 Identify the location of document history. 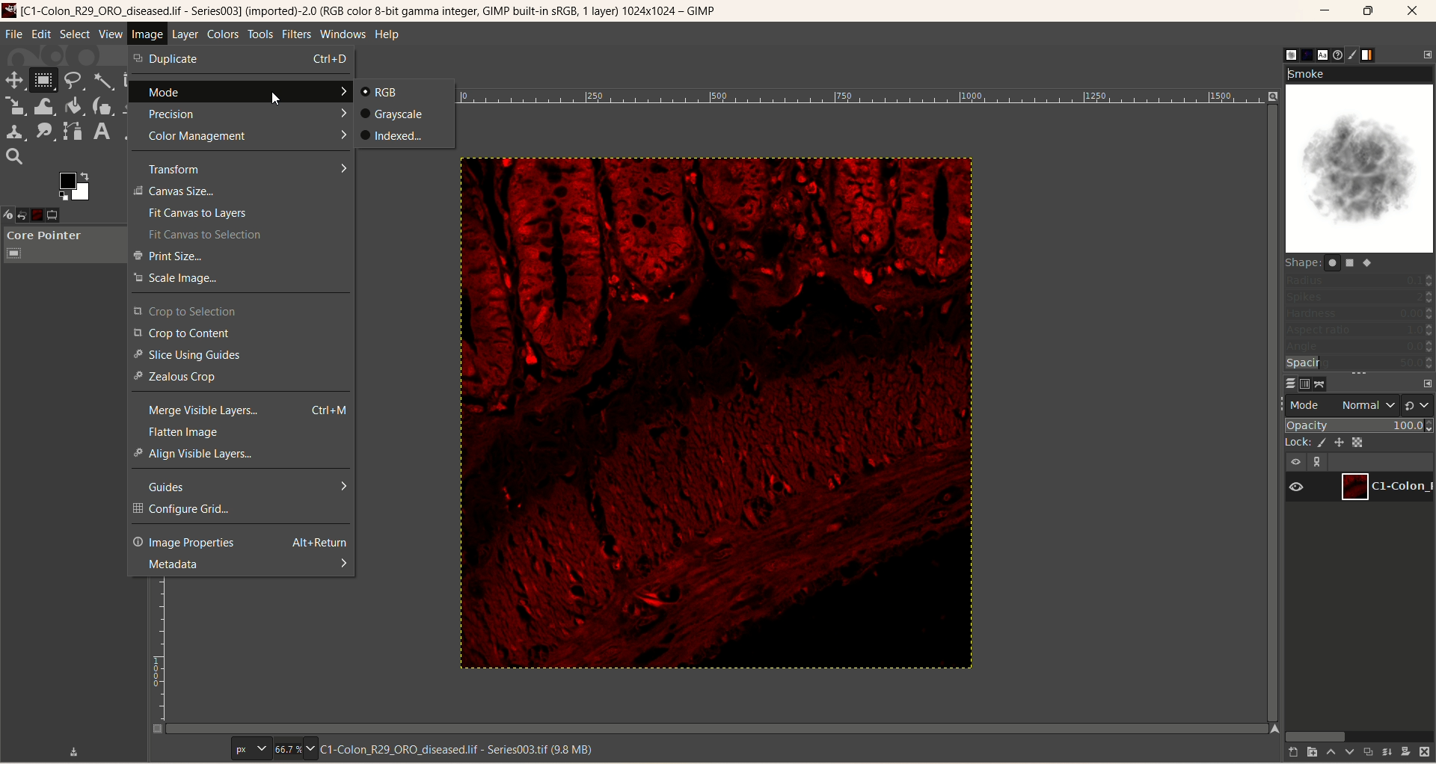
(1334, 55).